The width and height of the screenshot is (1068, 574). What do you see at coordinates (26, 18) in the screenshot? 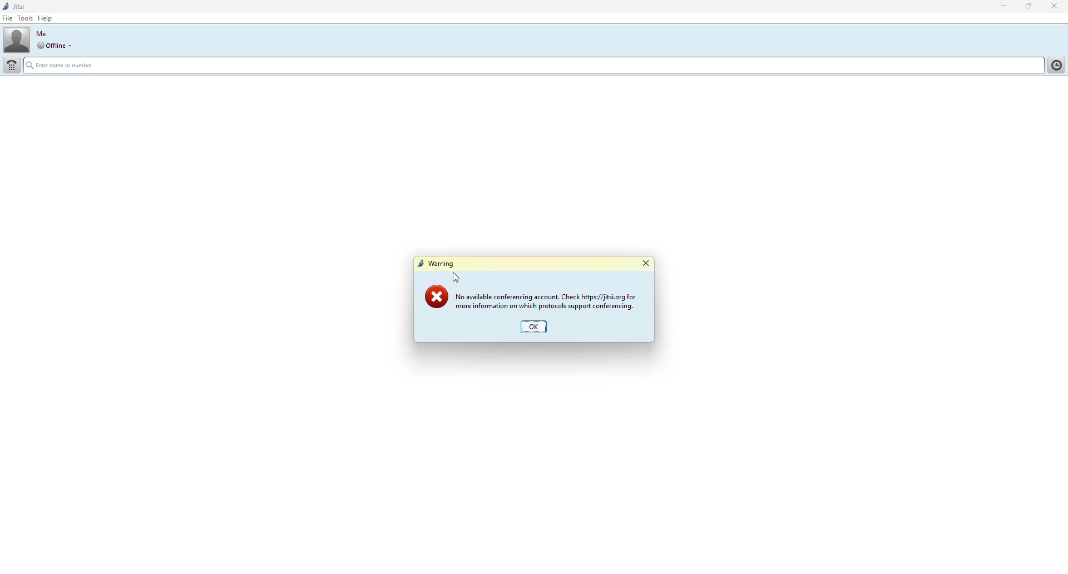
I see `tools` at bounding box center [26, 18].